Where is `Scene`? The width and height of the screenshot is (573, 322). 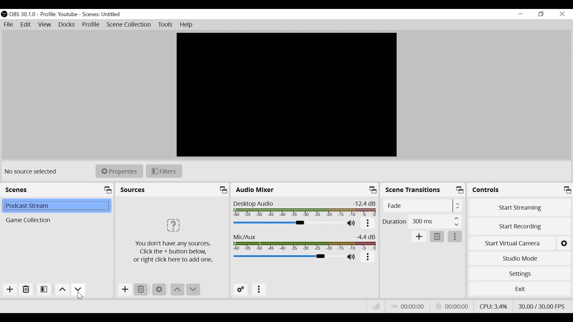
Scene is located at coordinates (55, 205).